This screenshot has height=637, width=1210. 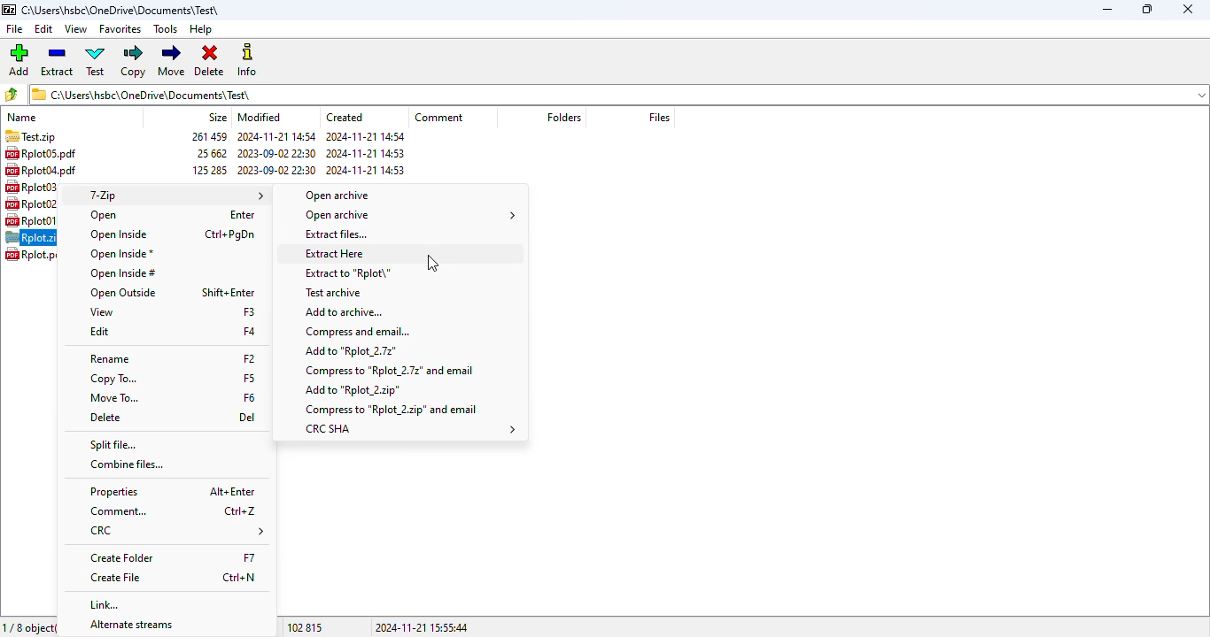 I want to click on open inside#, so click(x=124, y=274).